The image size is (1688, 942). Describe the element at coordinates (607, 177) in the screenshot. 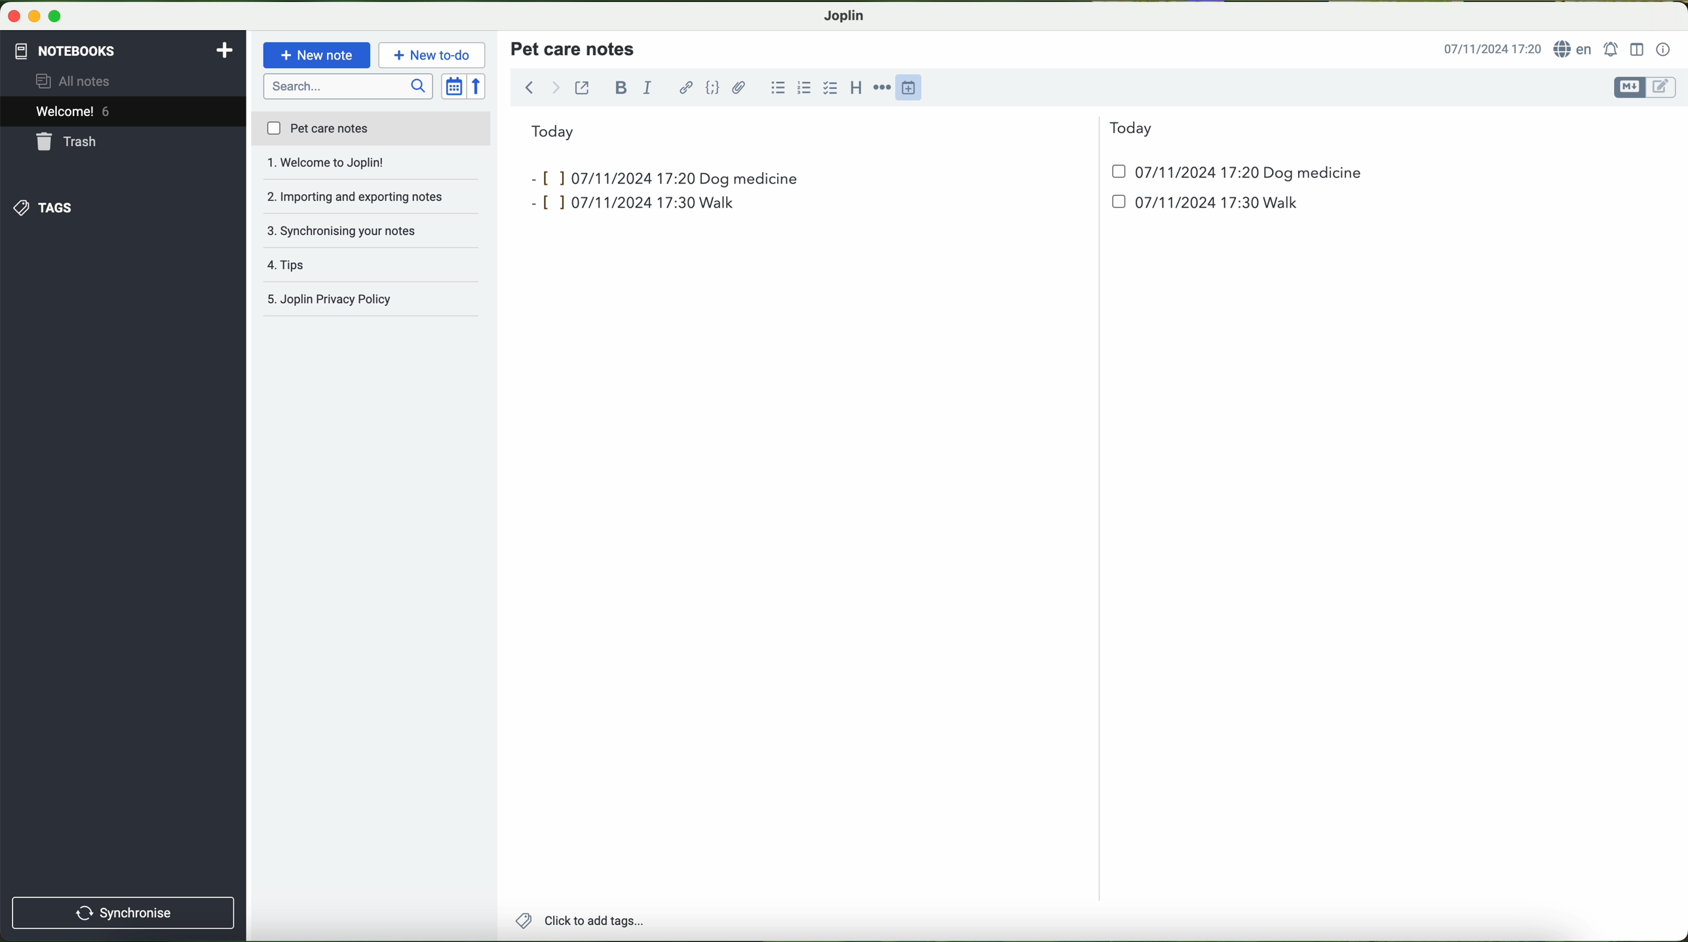

I see `inputs` at that location.